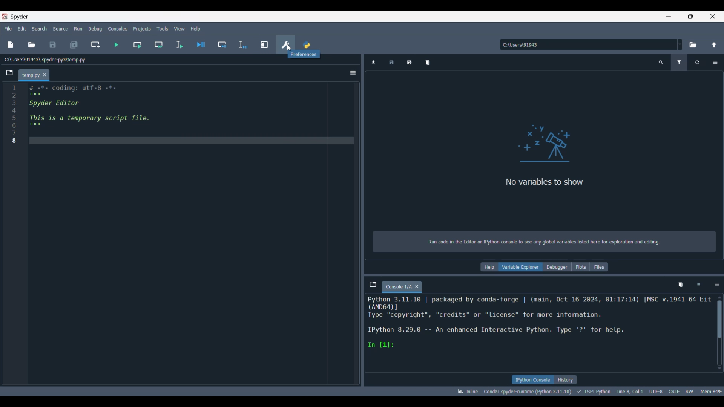  Describe the element at coordinates (243, 45) in the screenshot. I see `Debug selection/current line` at that location.